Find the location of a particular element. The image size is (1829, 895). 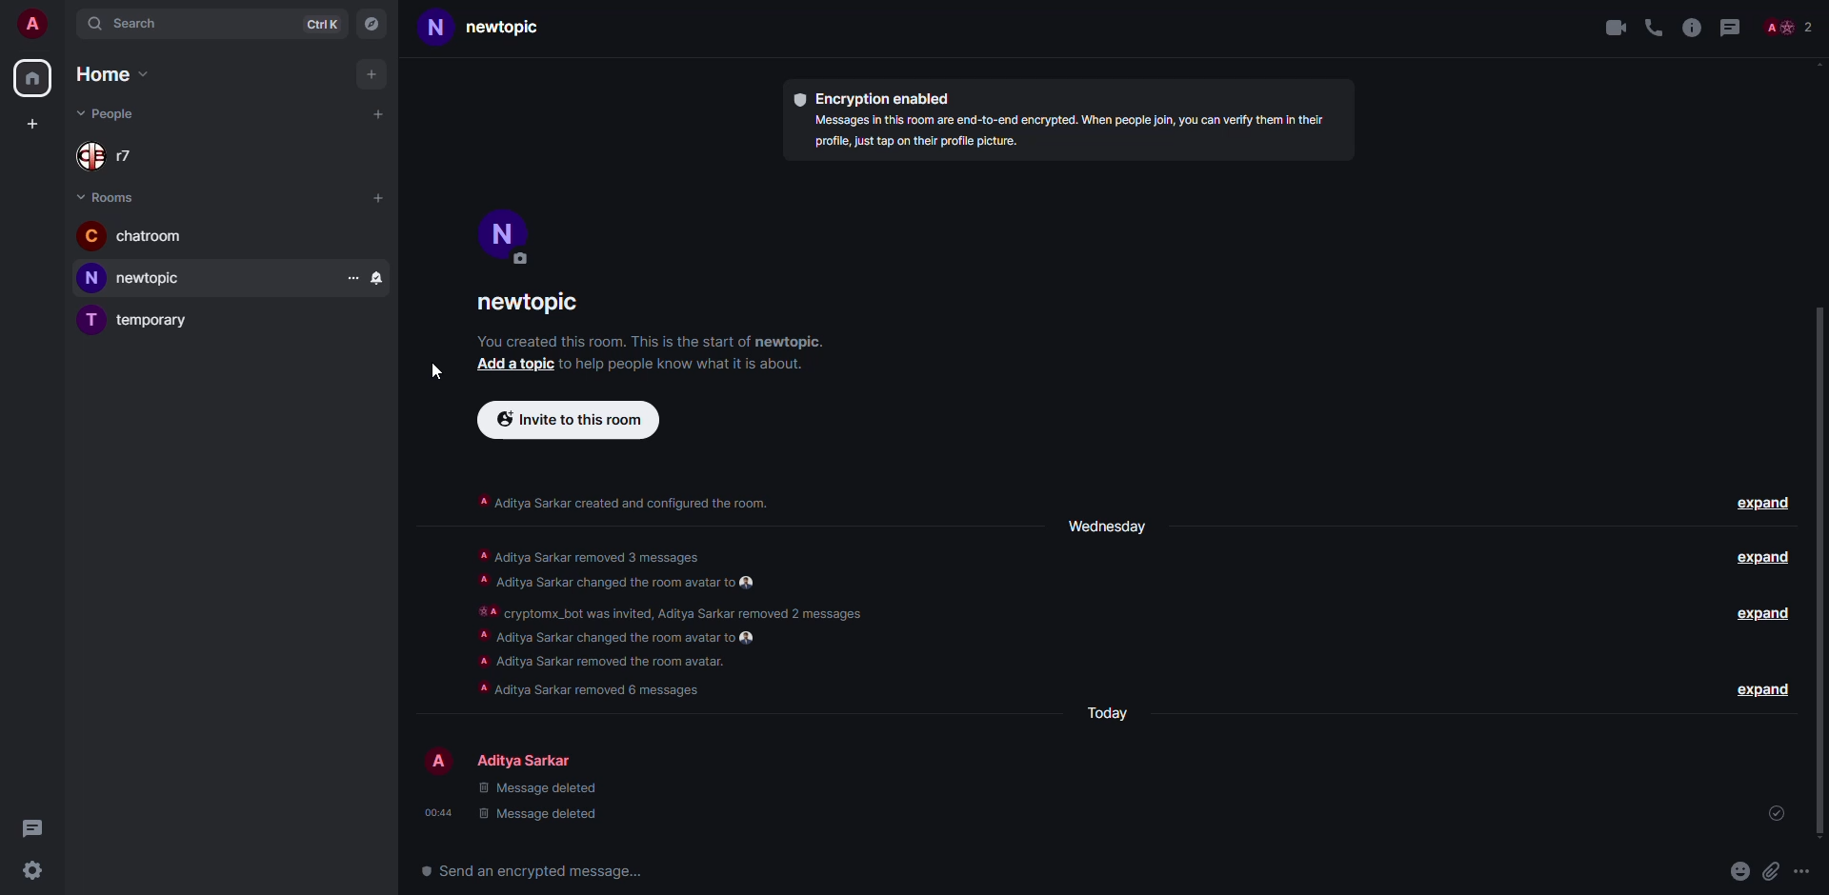

threads is located at coordinates (34, 826).